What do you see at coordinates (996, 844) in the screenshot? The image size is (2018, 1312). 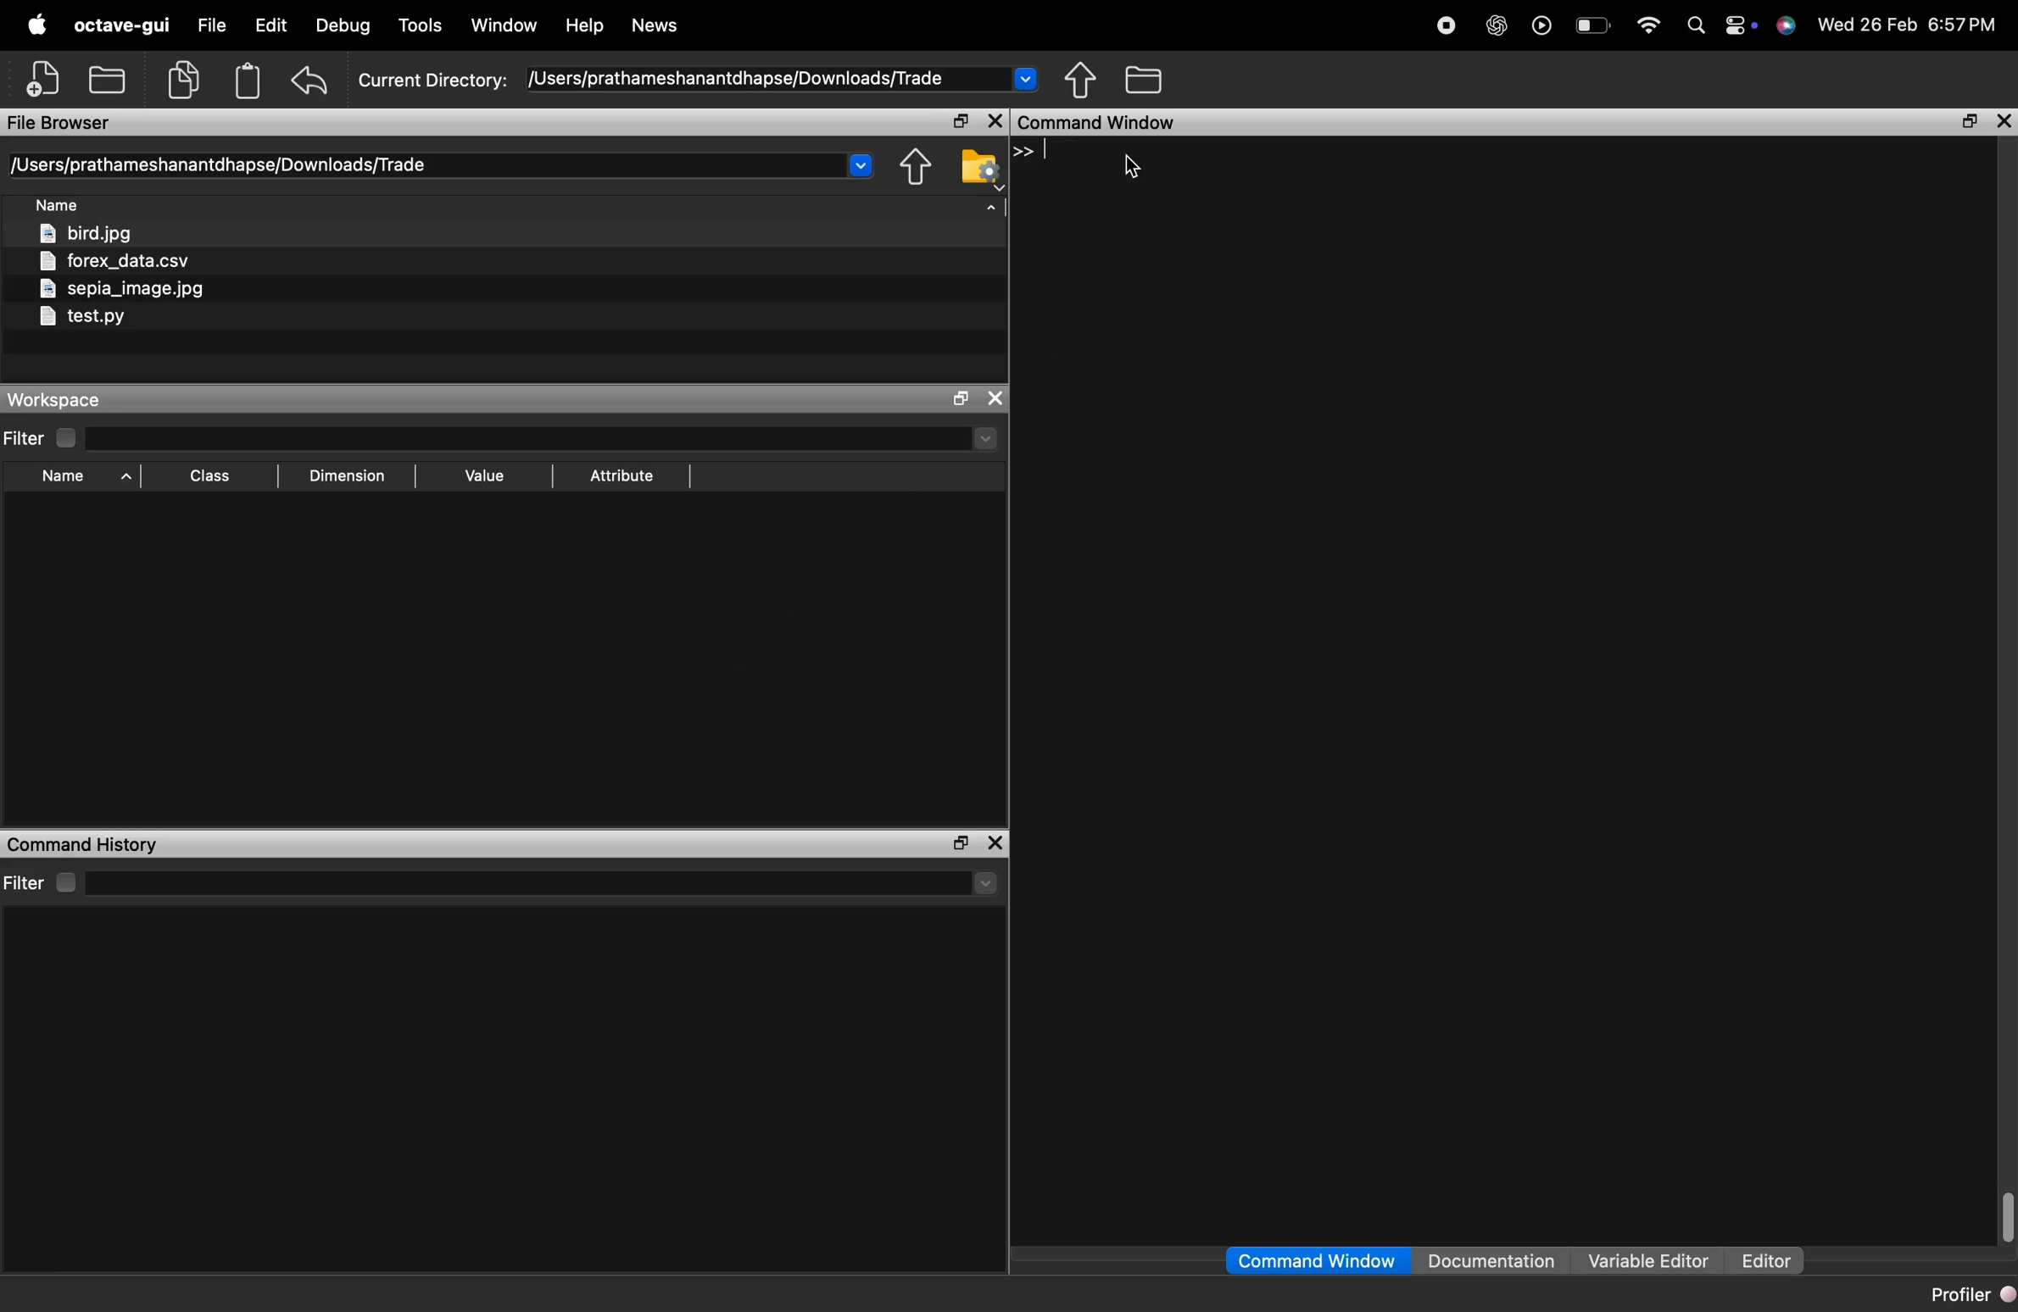 I see `close` at bounding box center [996, 844].